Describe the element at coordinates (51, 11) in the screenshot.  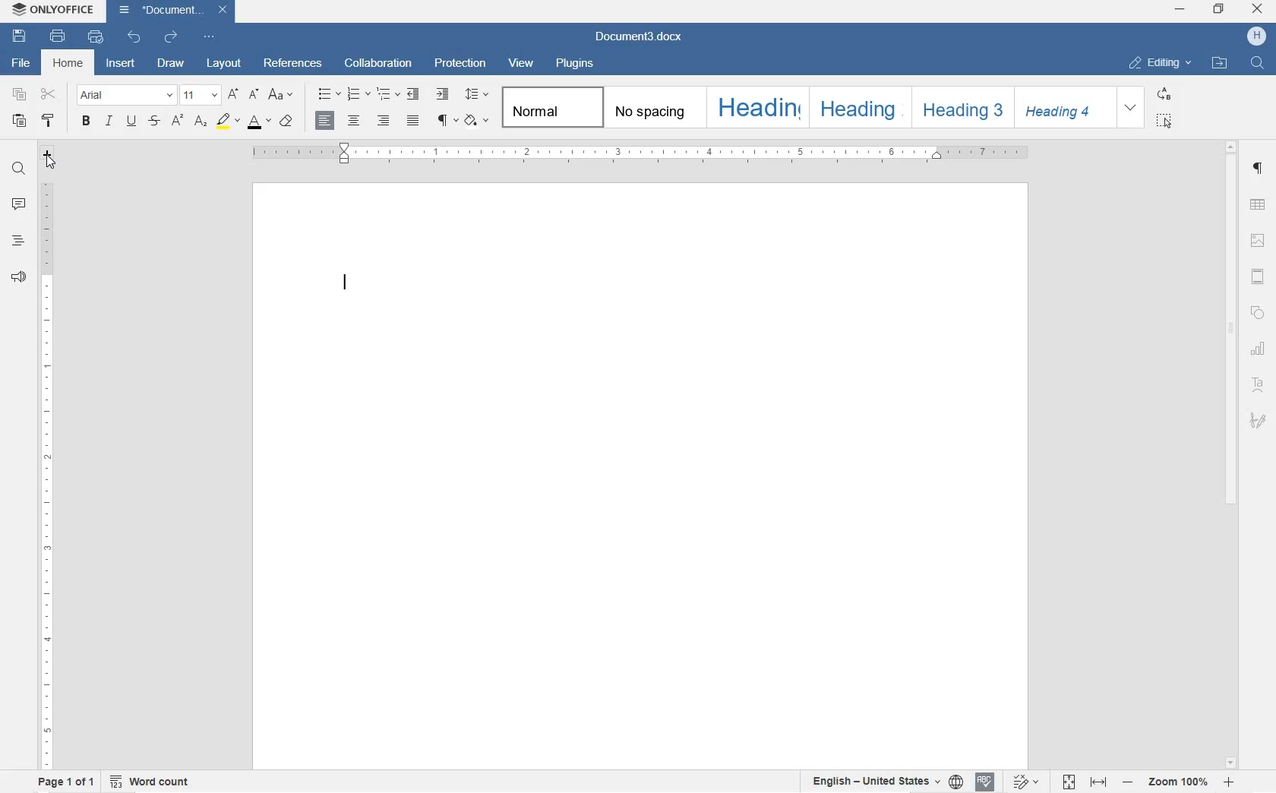
I see `SYSTEM NAME` at that location.